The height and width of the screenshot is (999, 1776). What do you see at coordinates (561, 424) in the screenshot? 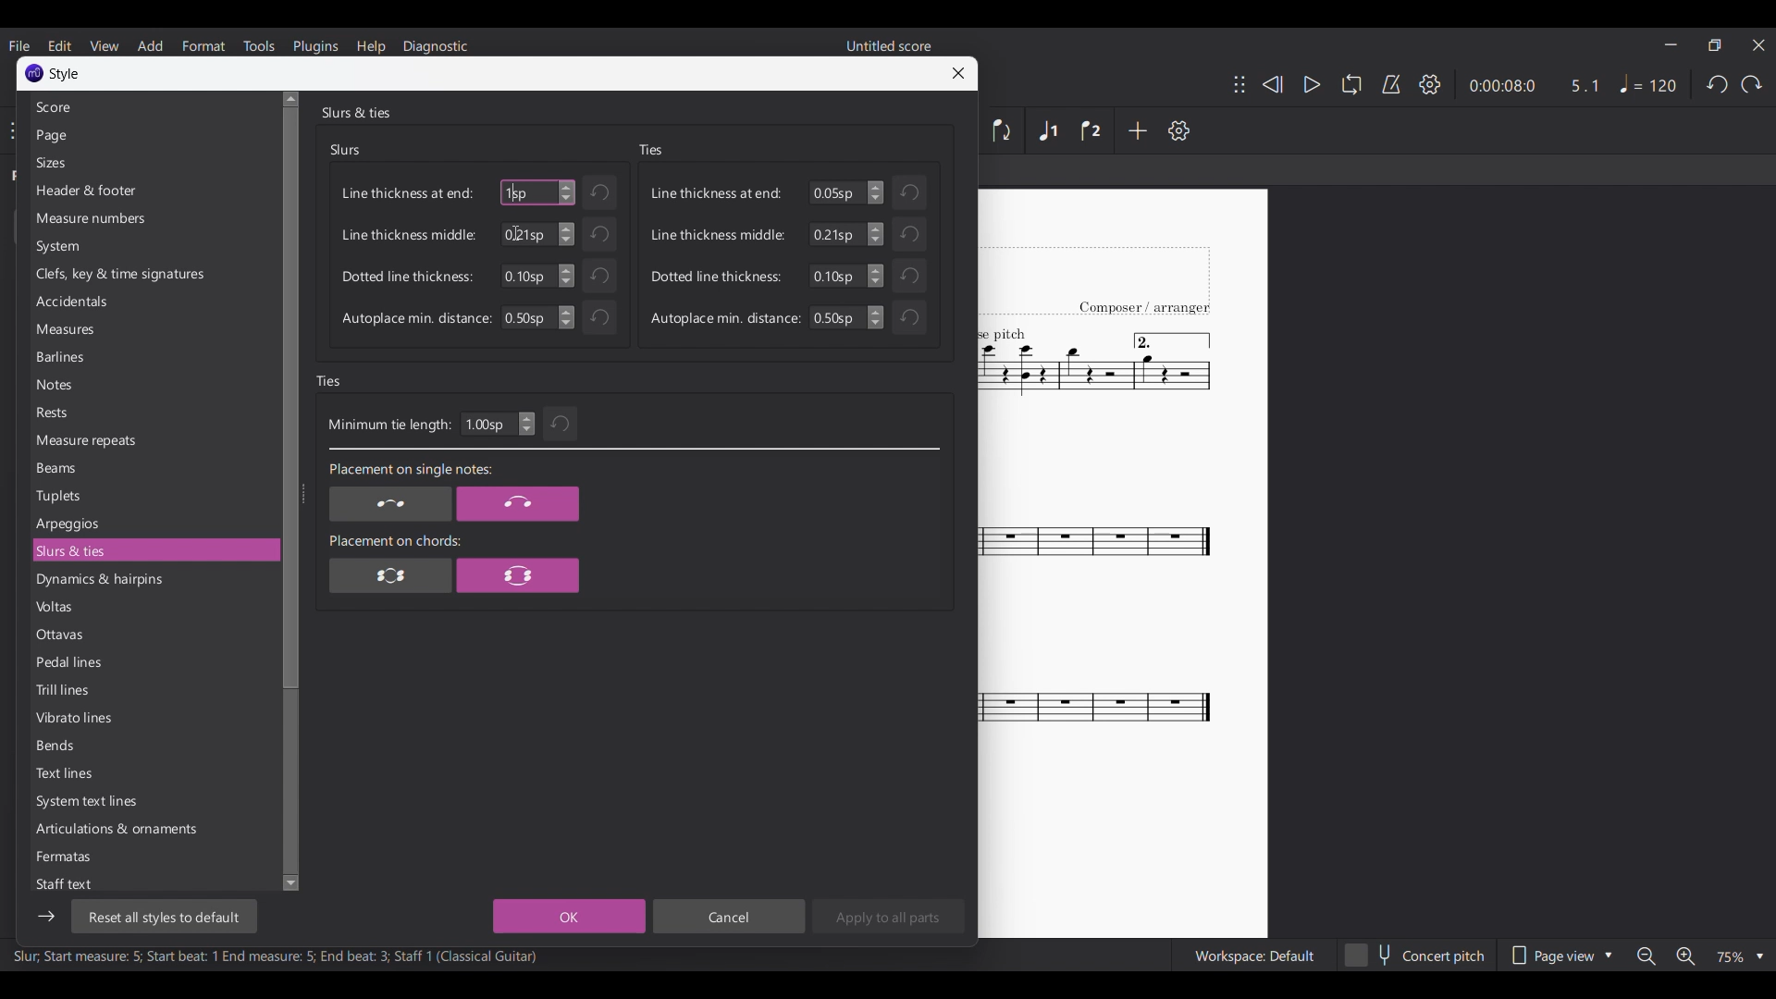
I see `Undo` at bounding box center [561, 424].